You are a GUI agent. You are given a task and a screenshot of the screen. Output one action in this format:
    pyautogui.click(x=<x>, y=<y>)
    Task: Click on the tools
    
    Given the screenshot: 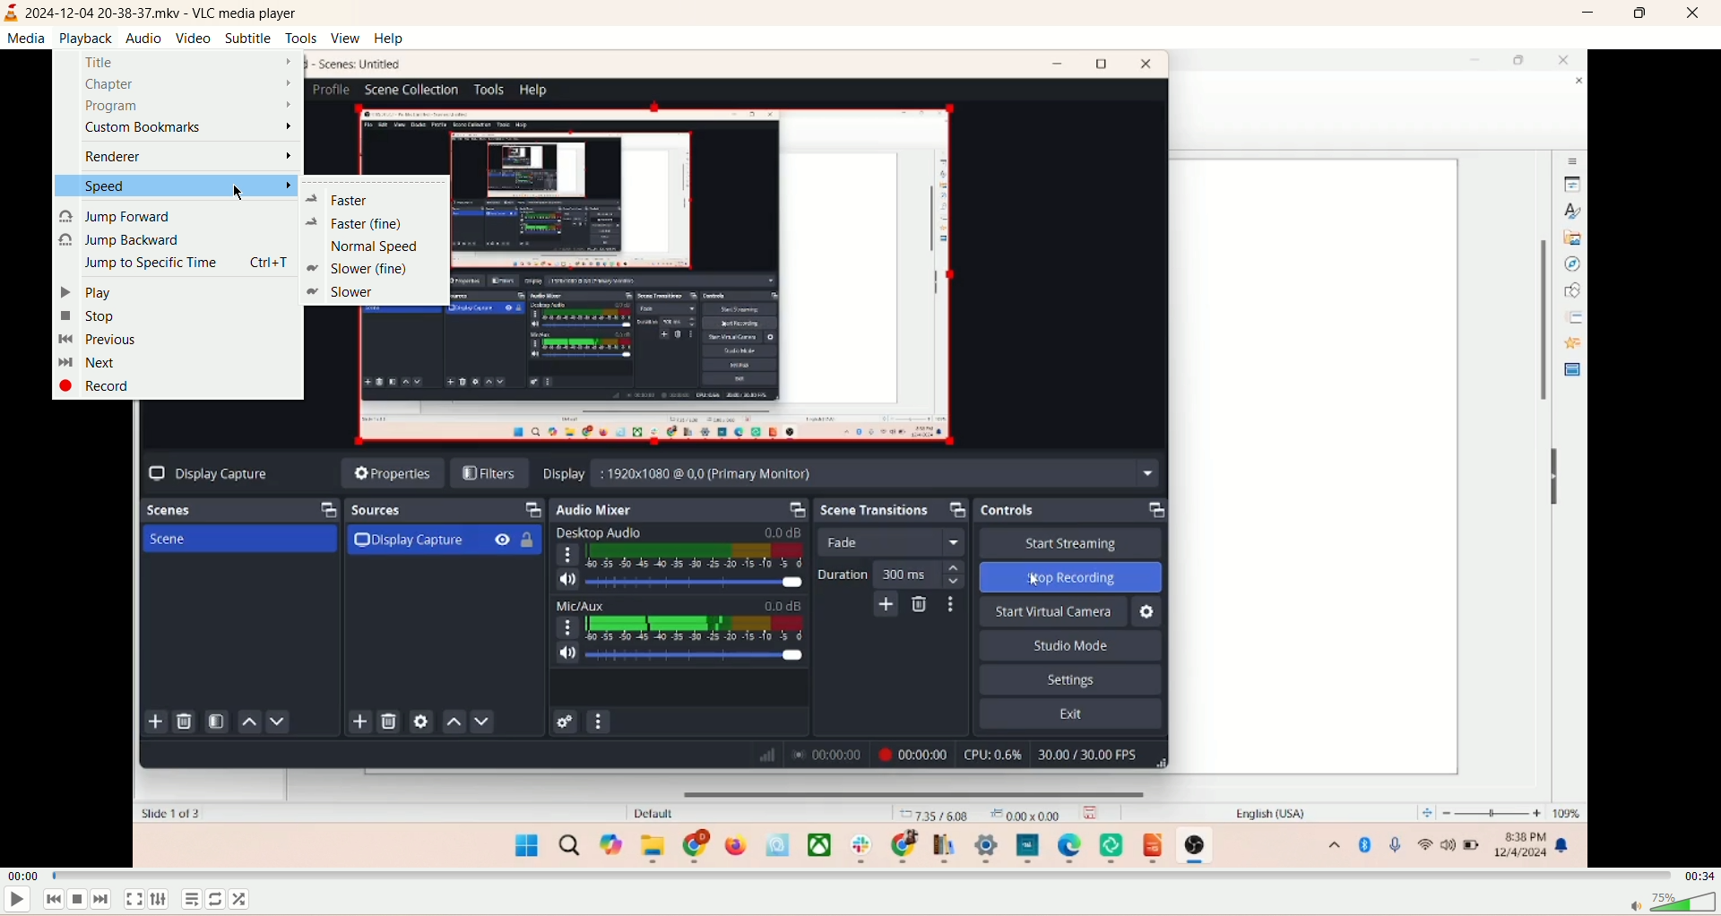 What is the action you would take?
    pyautogui.click(x=302, y=39)
    